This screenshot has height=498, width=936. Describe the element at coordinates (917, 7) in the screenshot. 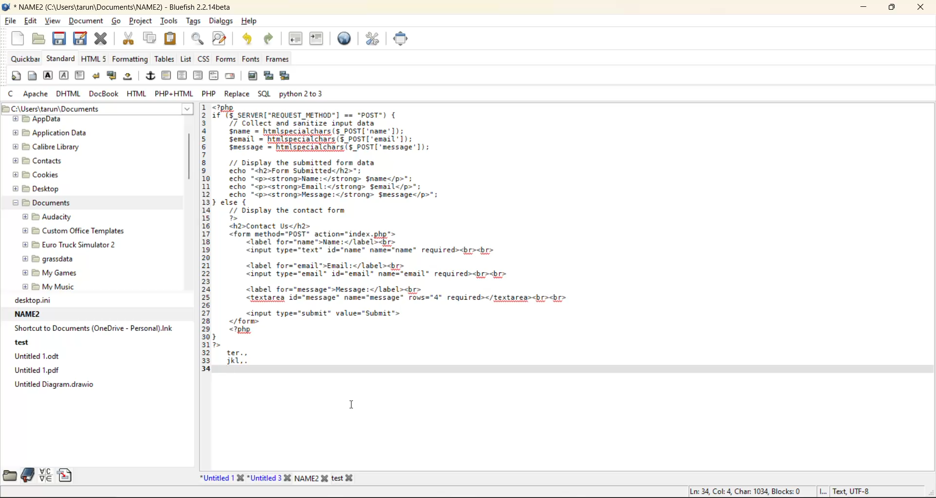

I see `close` at that location.